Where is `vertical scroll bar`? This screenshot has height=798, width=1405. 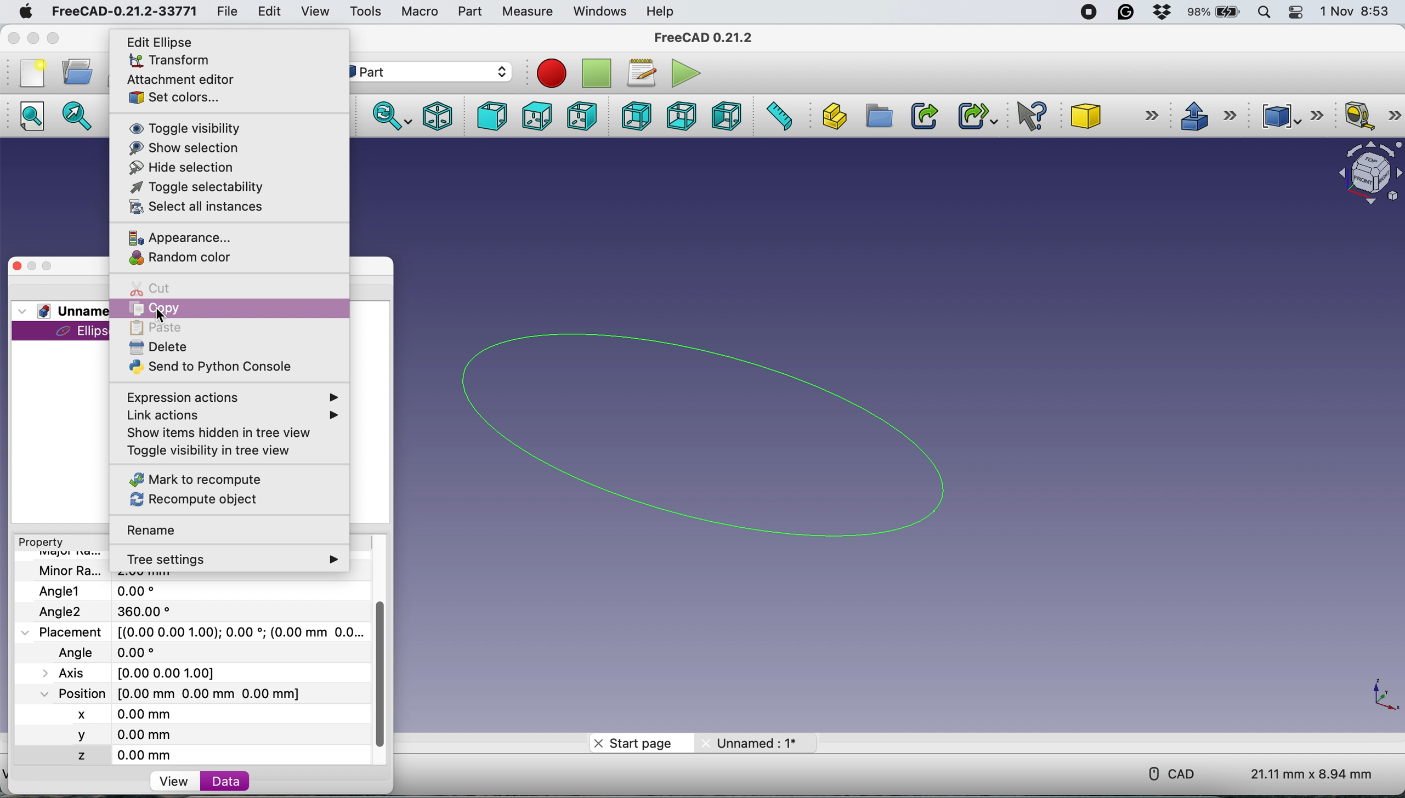
vertical scroll bar is located at coordinates (382, 673).